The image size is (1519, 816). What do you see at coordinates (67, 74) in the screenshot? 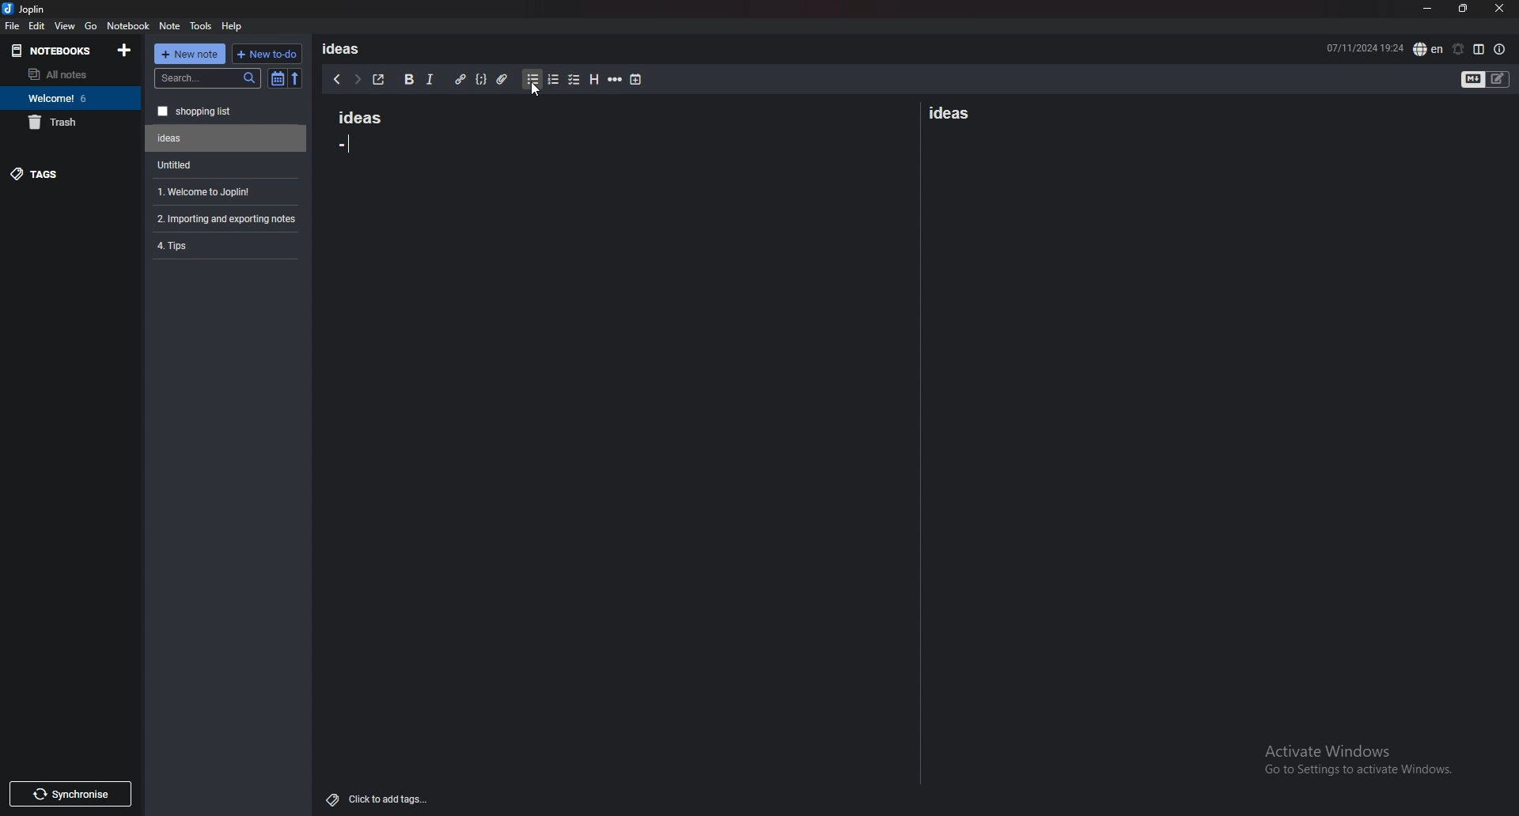
I see `all notes` at bounding box center [67, 74].